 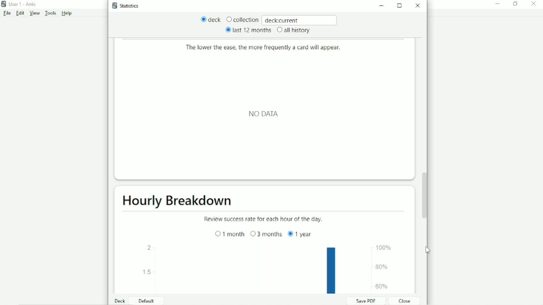 I want to click on Deck, so click(x=120, y=301).